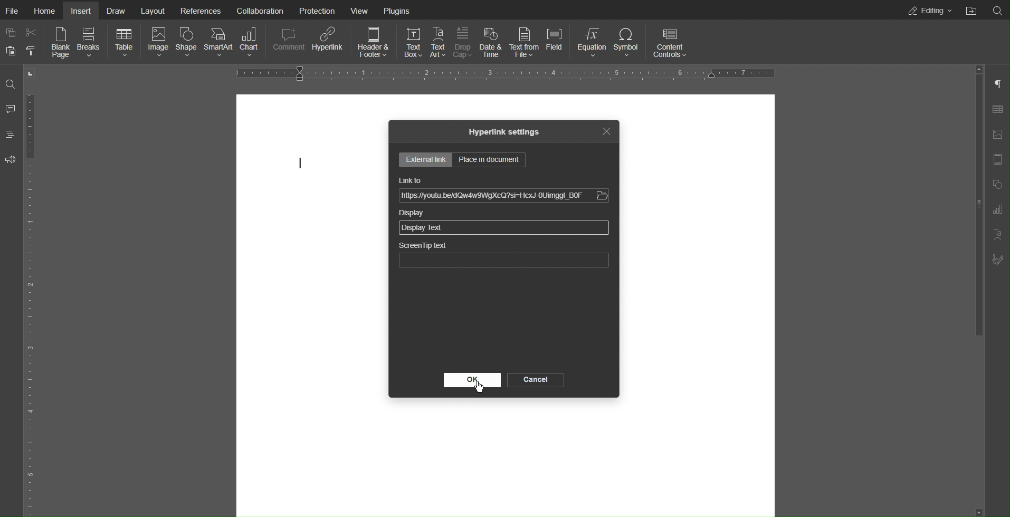 This screenshot has width=1010, height=517. What do you see at coordinates (535, 380) in the screenshot?
I see `Cancel` at bounding box center [535, 380].